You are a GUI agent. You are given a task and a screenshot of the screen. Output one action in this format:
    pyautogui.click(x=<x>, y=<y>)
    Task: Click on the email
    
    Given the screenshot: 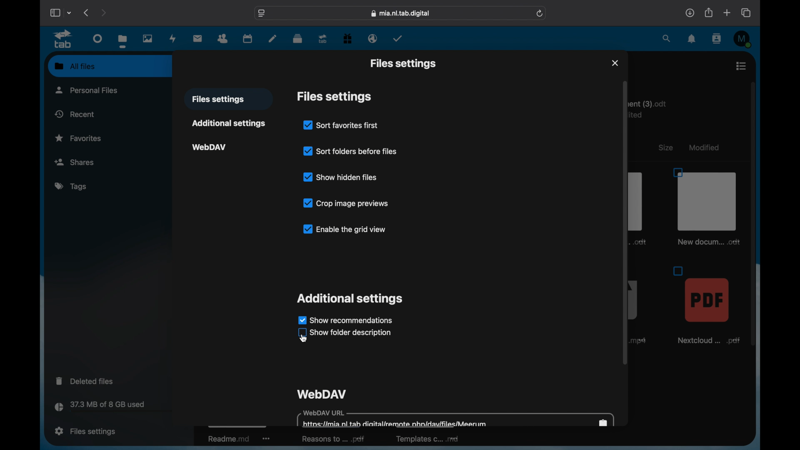 What is the action you would take?
    pyautogui.click(x=373, y=39)
    